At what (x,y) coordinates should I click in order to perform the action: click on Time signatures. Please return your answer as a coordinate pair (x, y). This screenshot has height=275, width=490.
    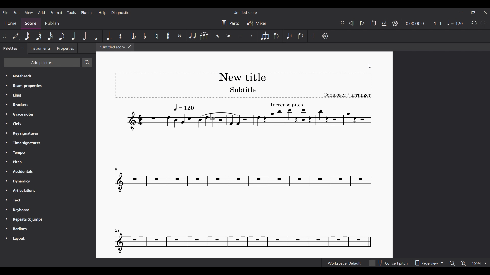
    Looking at the image, I should click on (48, 143).